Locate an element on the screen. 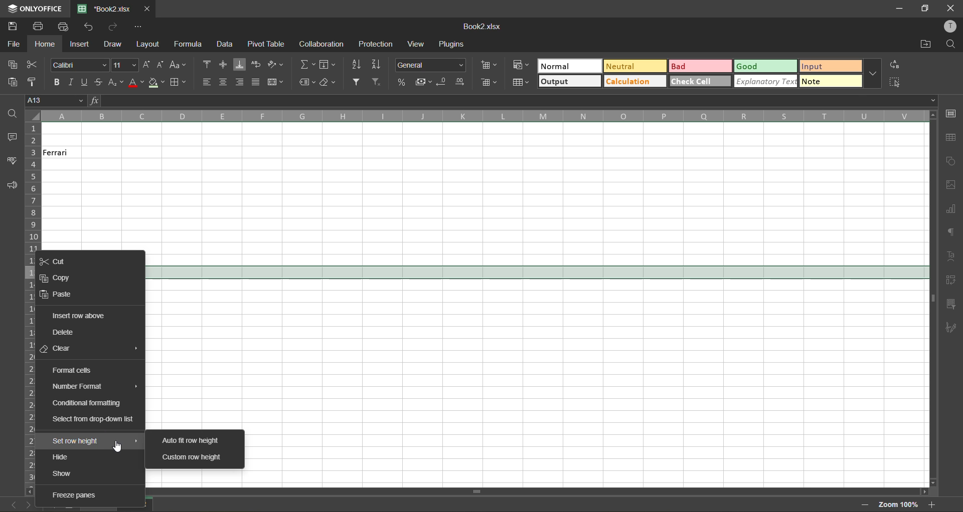  filename is located at coordinates (108, 9).